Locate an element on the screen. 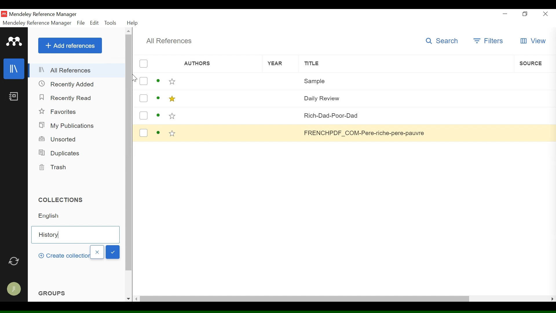  Groups is located at coordinates (53, 292).